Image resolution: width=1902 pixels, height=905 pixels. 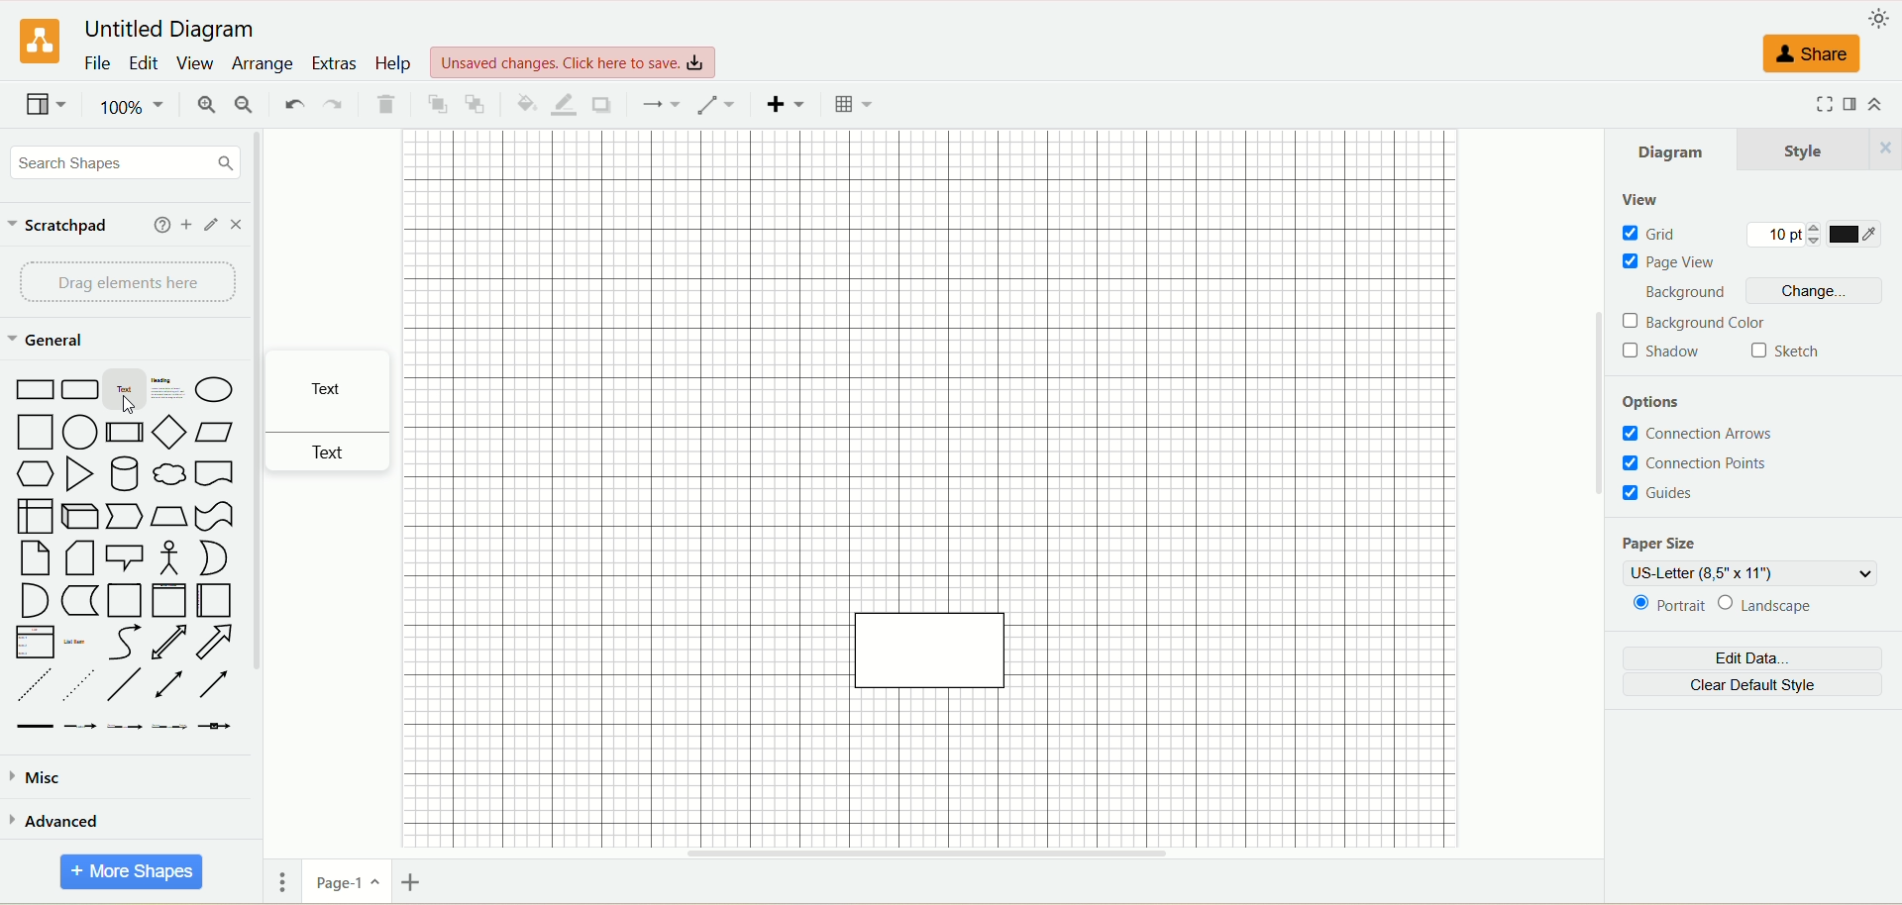 What do you see at coordinates (82, 558) in the screenshot?
I see `card` at bounding box center [82, 558].